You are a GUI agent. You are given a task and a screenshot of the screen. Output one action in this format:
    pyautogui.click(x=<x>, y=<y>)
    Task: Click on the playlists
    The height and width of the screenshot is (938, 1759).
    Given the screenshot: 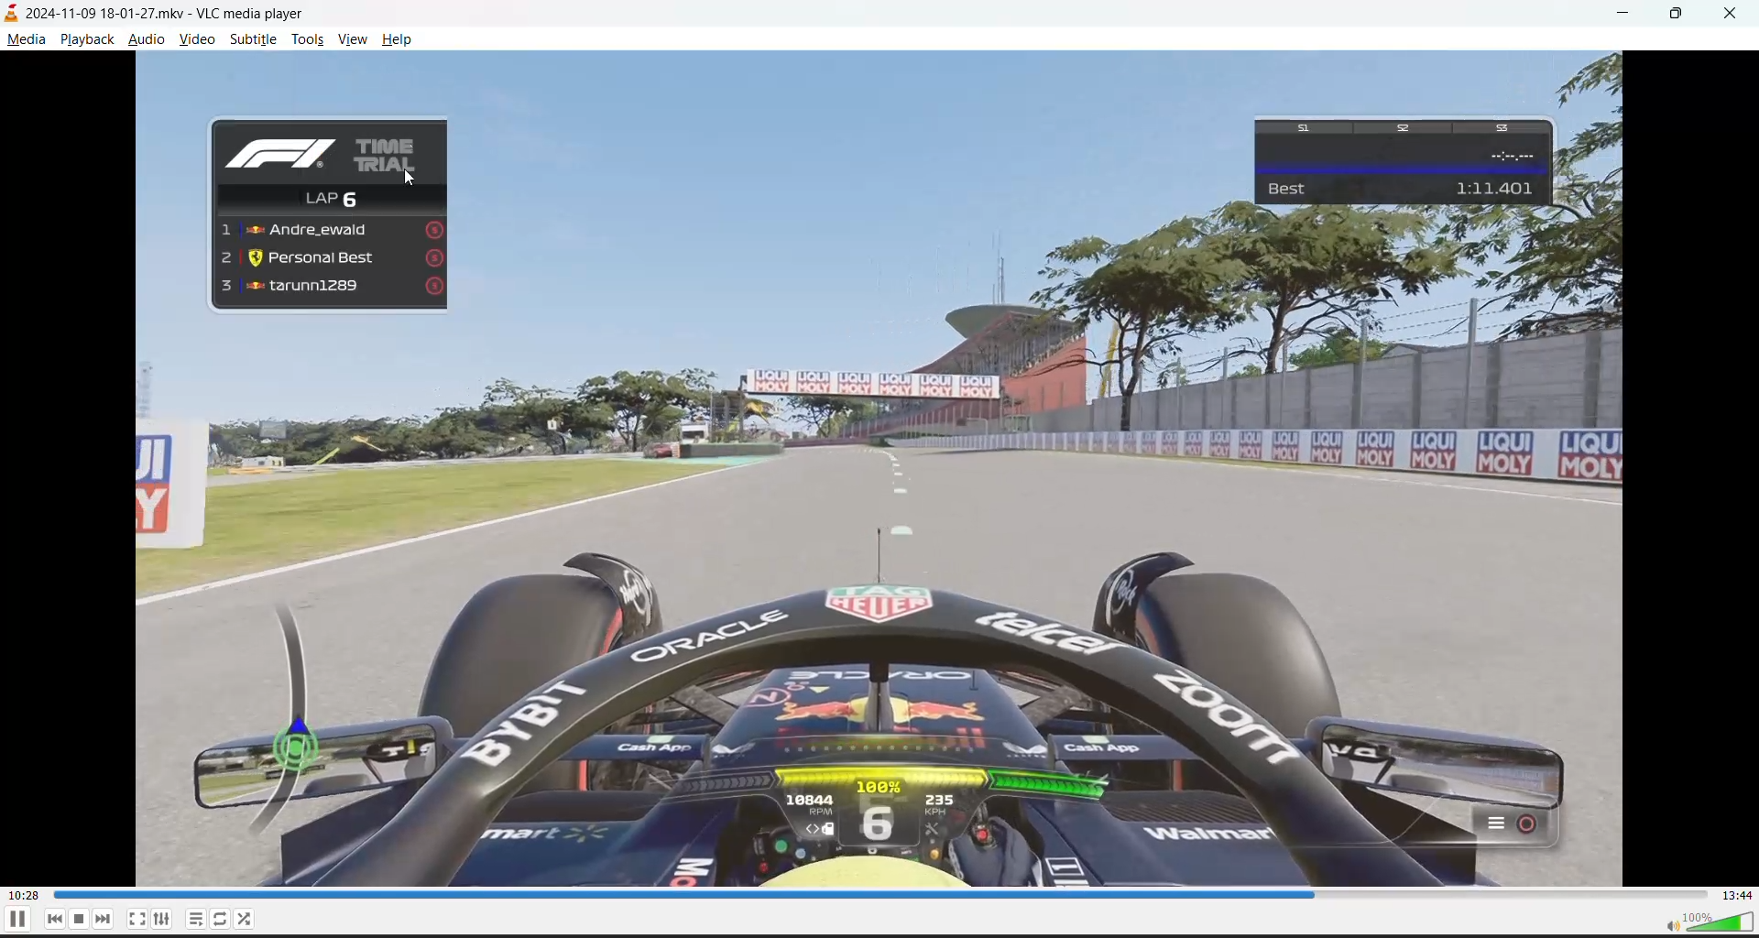 What is the action you would take?
    pyautogui.click(x=195, y=920)
    